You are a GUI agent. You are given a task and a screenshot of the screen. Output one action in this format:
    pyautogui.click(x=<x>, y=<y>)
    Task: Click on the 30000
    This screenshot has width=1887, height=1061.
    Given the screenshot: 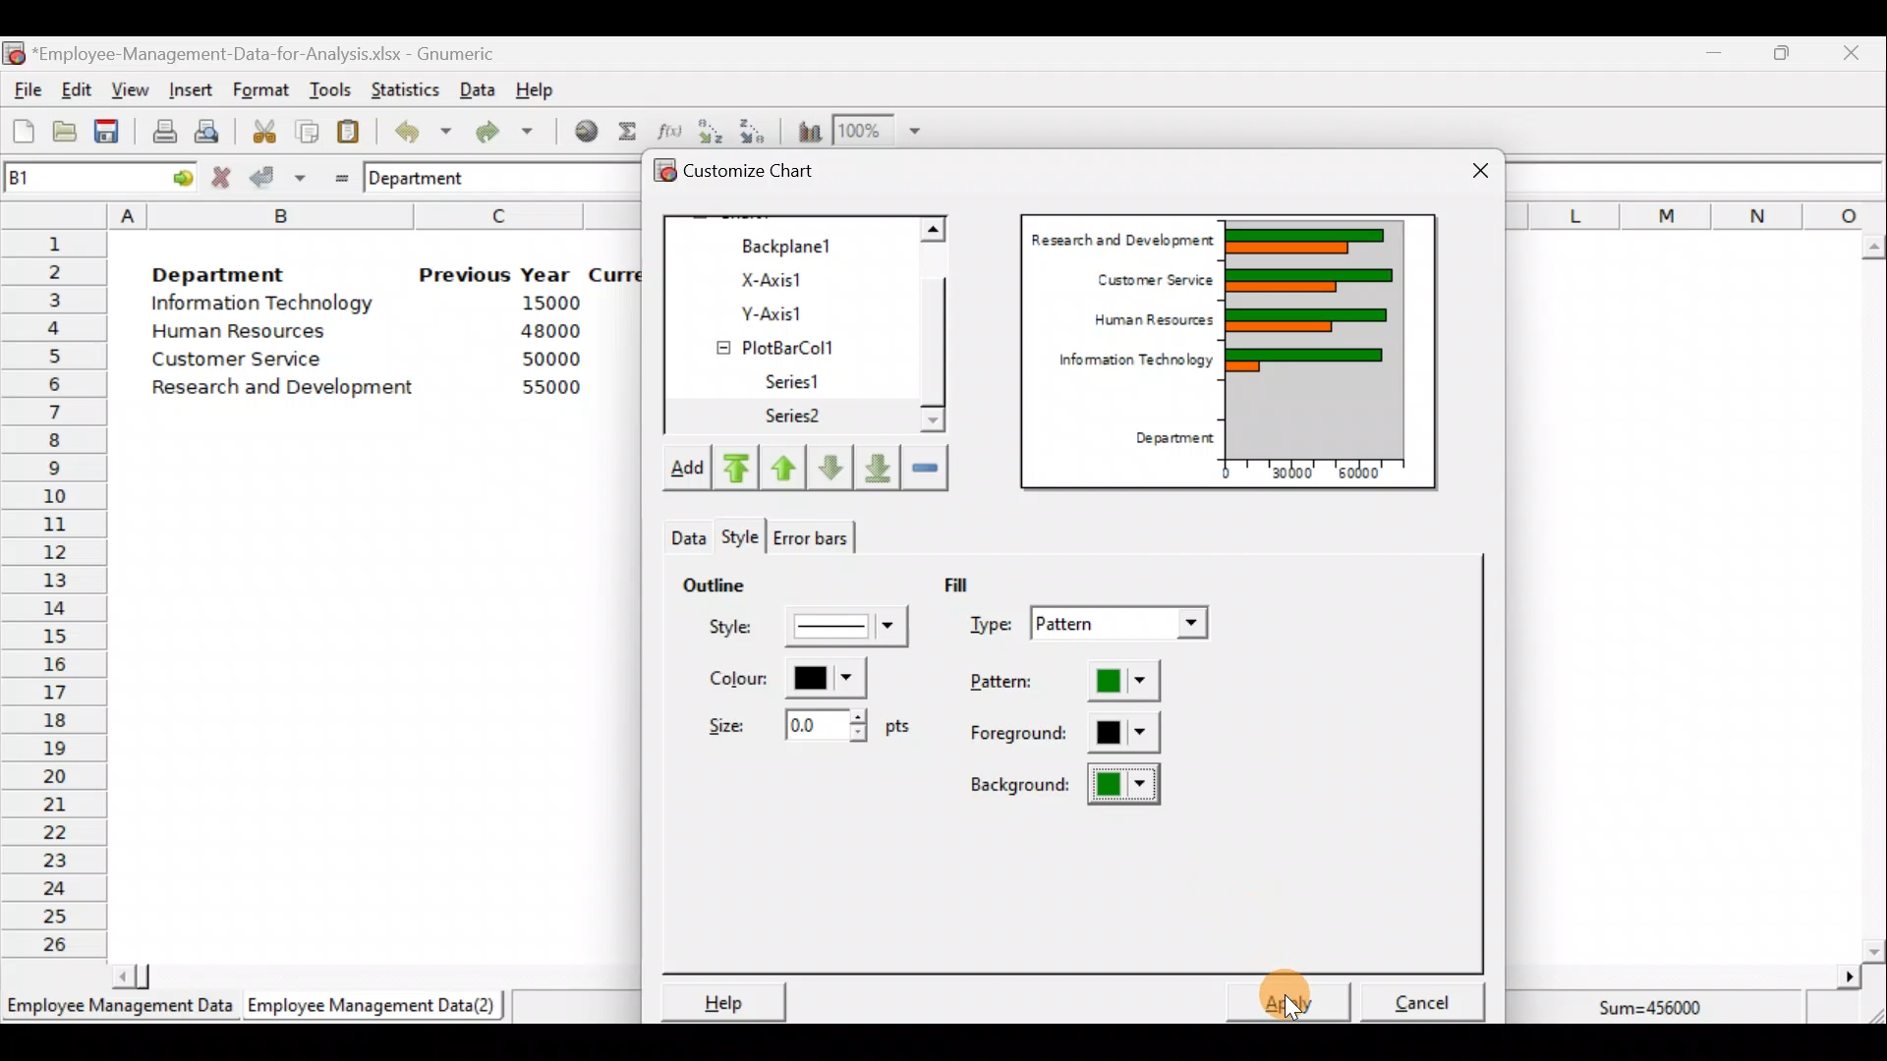 What is the action you would take?
    pyautogui.click(x=1290, y=471)
    